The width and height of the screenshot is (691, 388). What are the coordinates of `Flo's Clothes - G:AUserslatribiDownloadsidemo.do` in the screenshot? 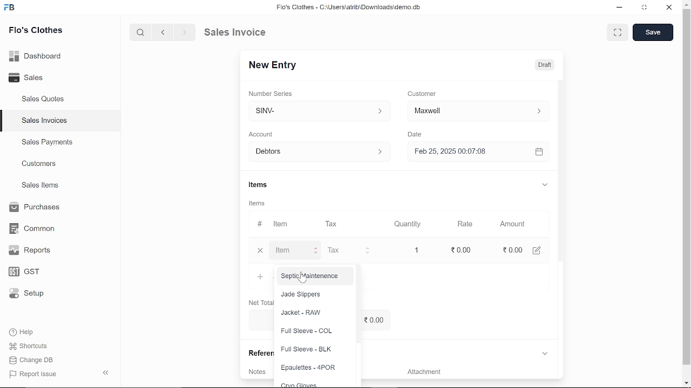 It's located at (351, 7).